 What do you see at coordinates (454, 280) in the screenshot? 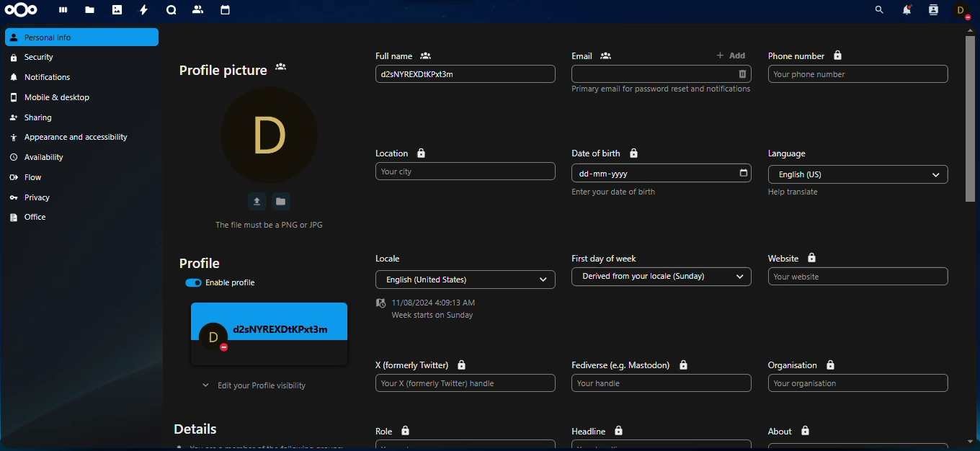
I see `English (United States)` at bounding box center [454, 280].